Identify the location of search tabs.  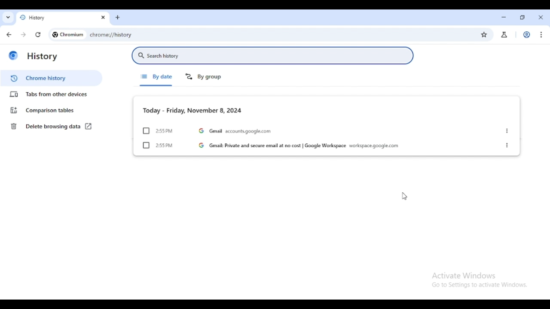
(8, 17).